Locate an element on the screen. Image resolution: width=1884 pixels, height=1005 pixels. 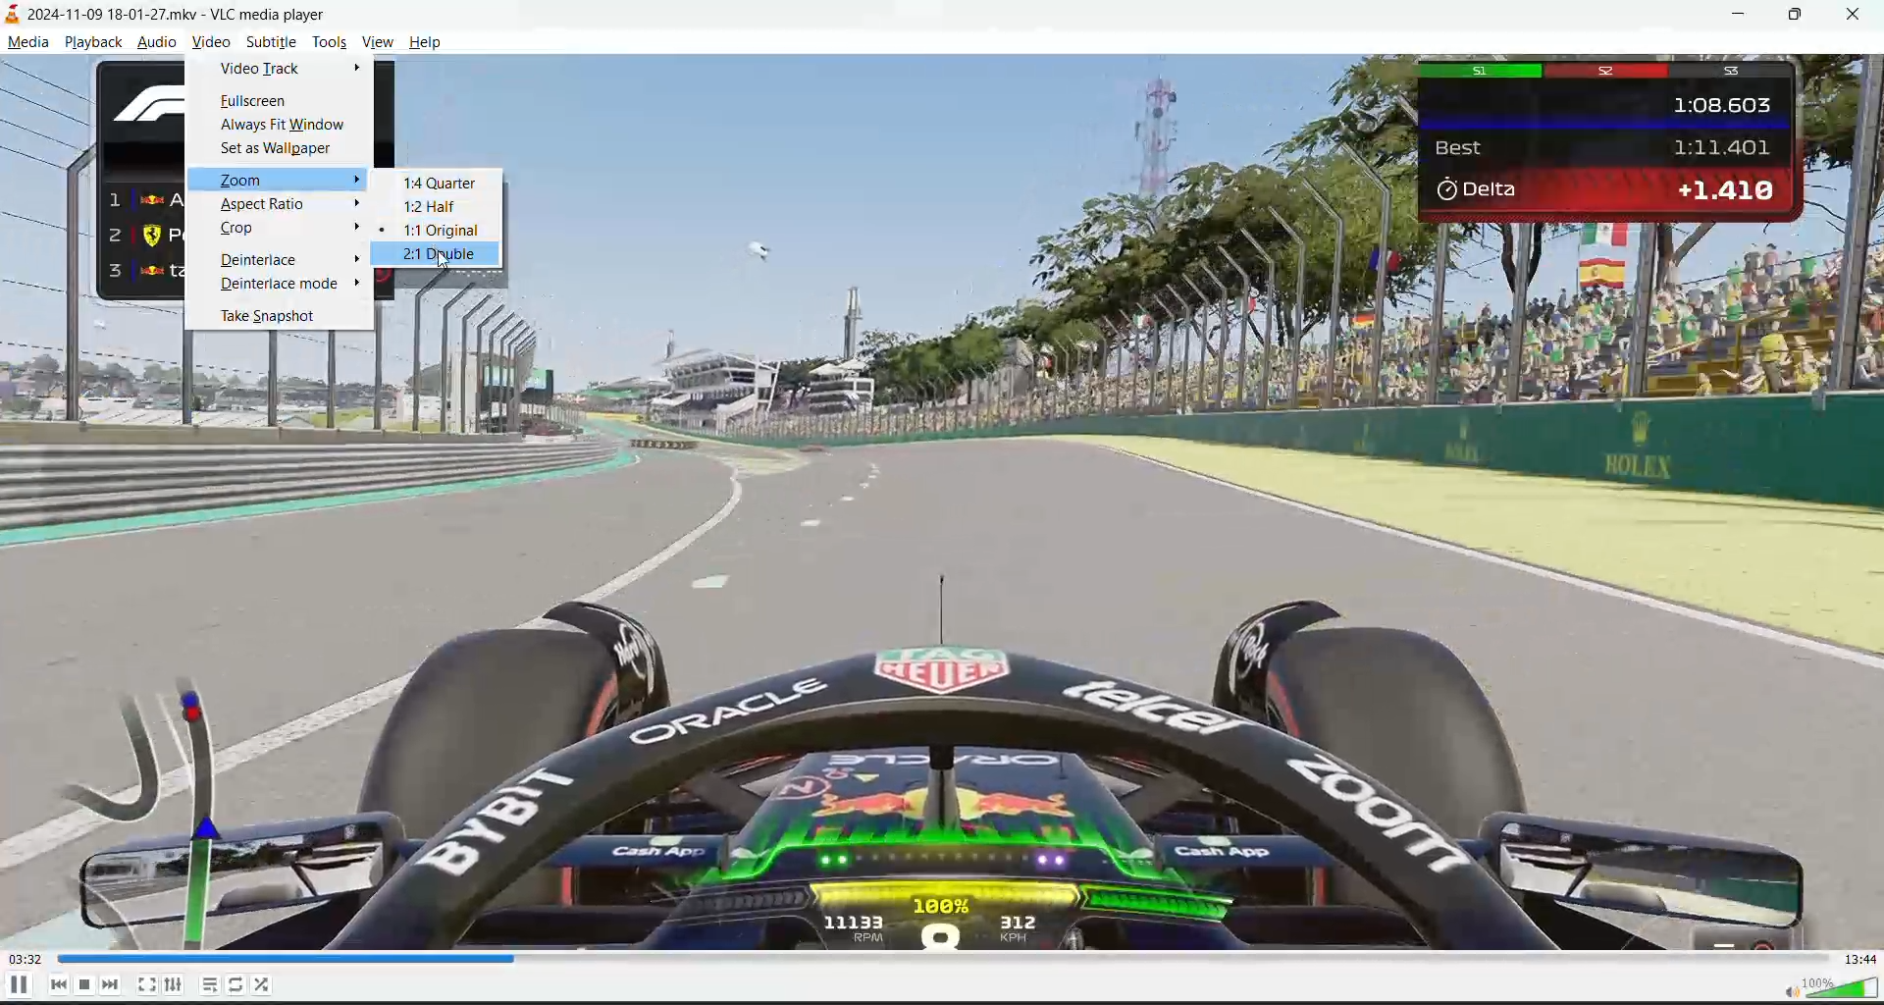
aspect ratio is located at coordinates (282, 205).